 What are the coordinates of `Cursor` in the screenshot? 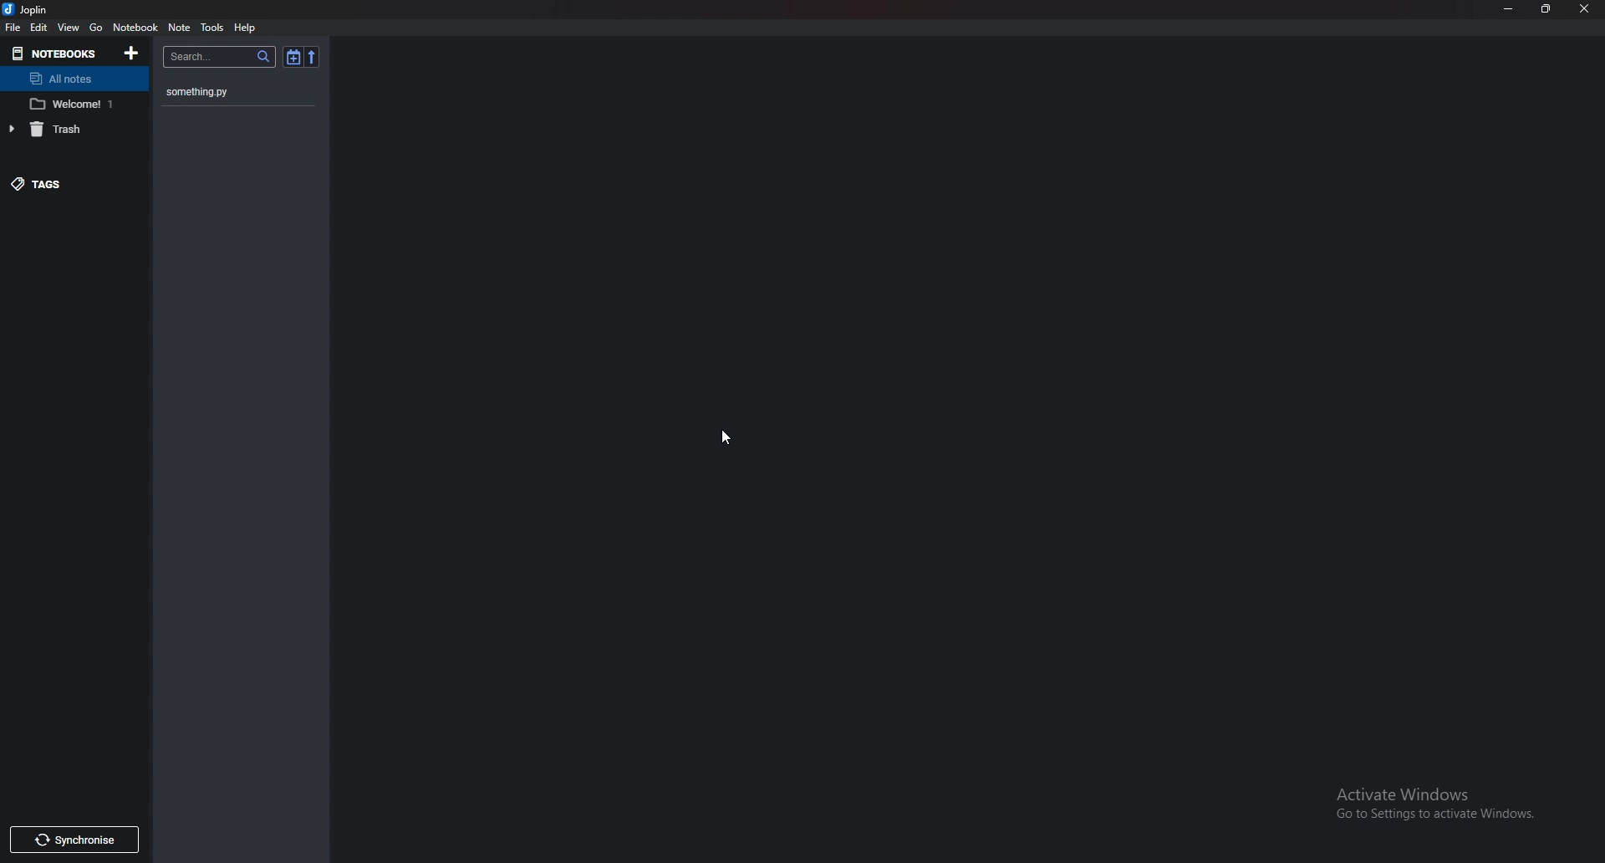 It's located at (725, 435).